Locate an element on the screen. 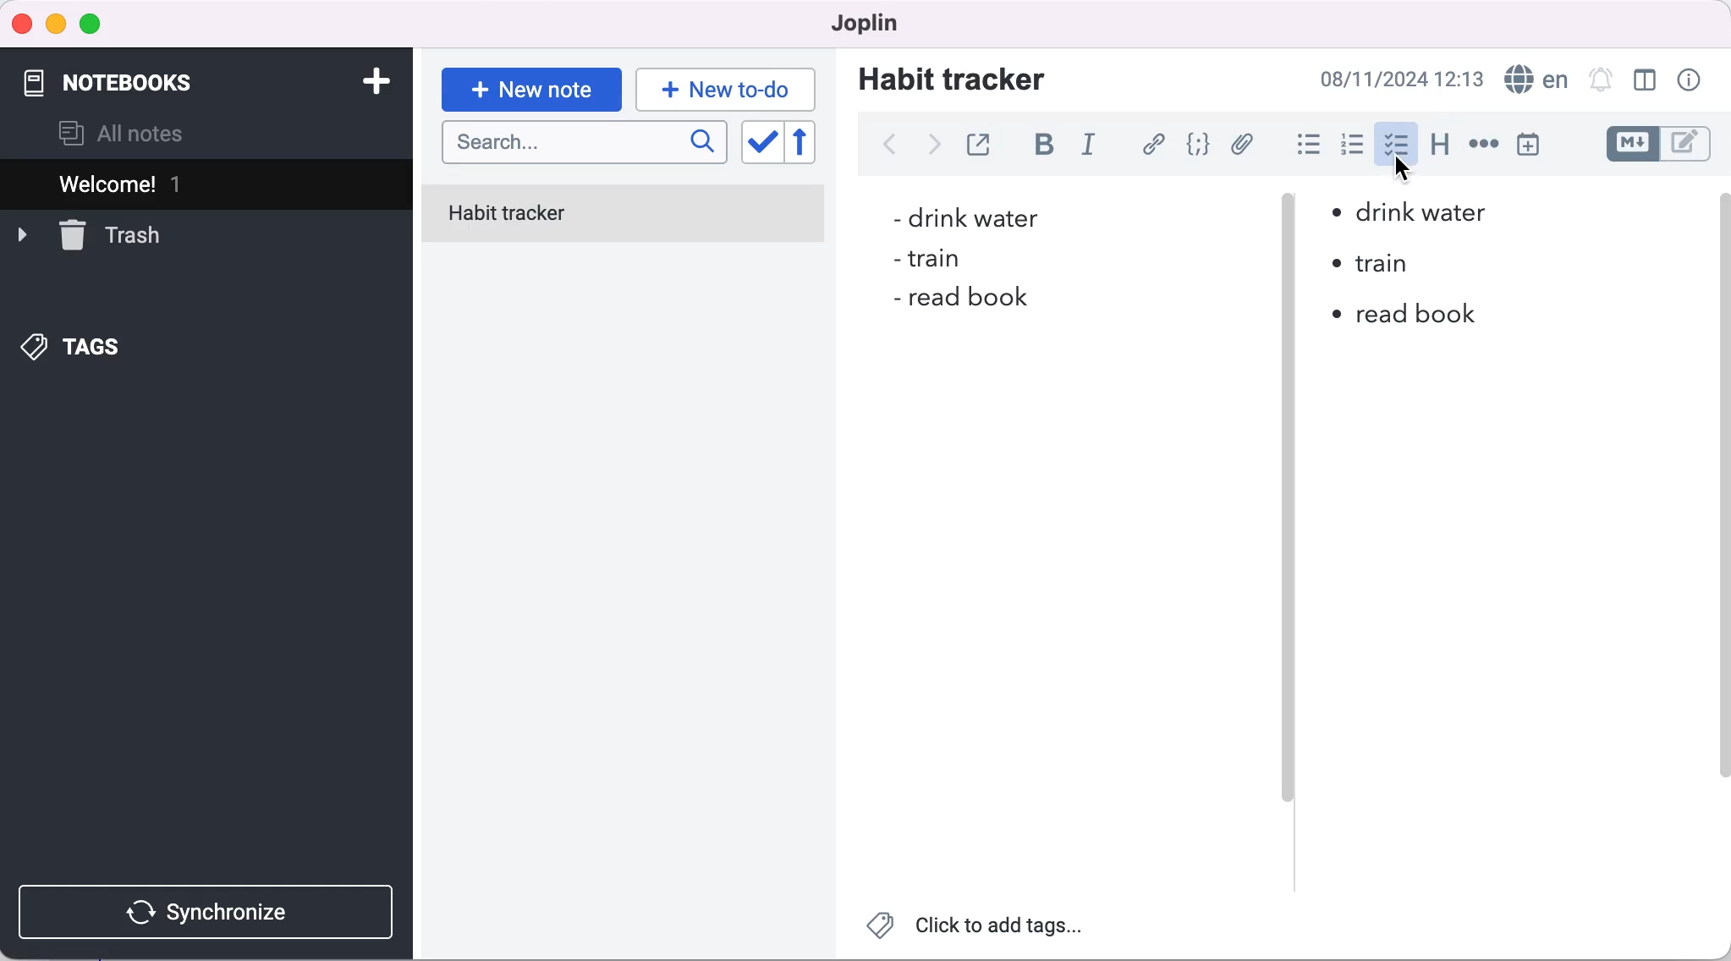 The width and height of the screenshot is (1731, 961). bulleted list is located at coordinates (1305, 146).